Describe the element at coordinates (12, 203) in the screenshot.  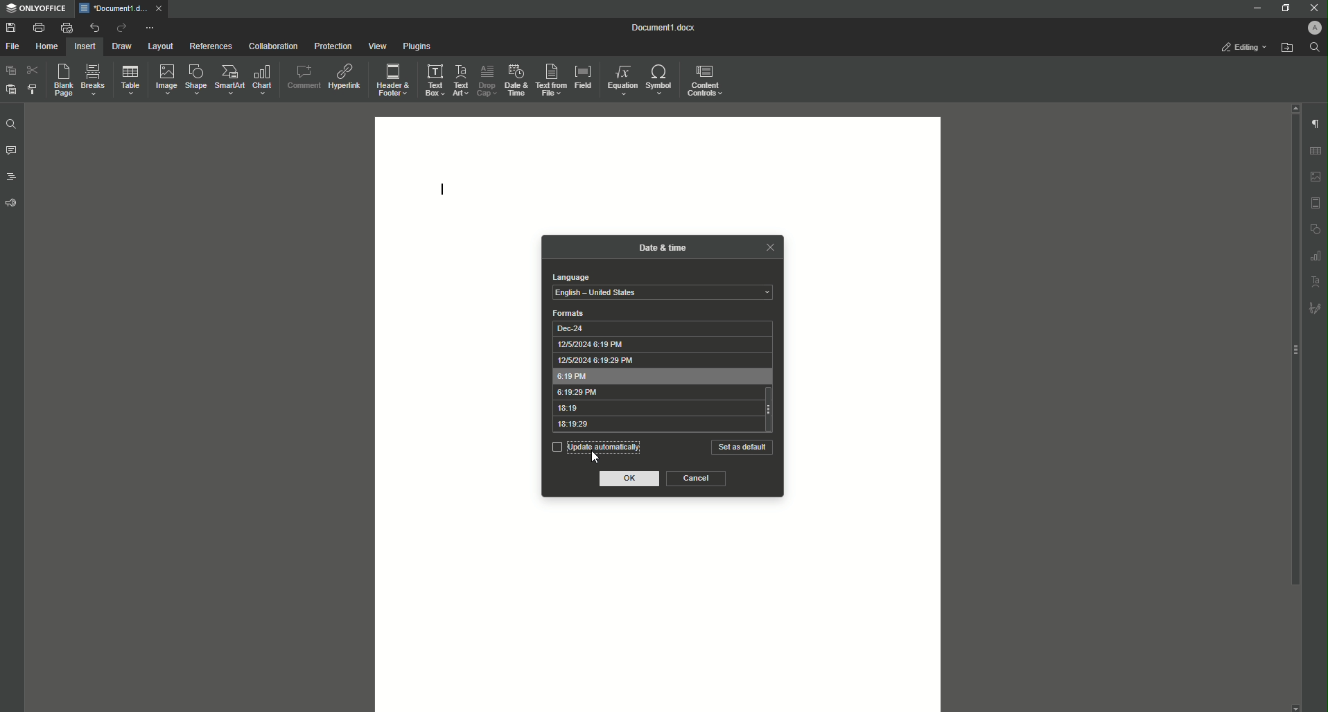
I see `Feedback` at that location.